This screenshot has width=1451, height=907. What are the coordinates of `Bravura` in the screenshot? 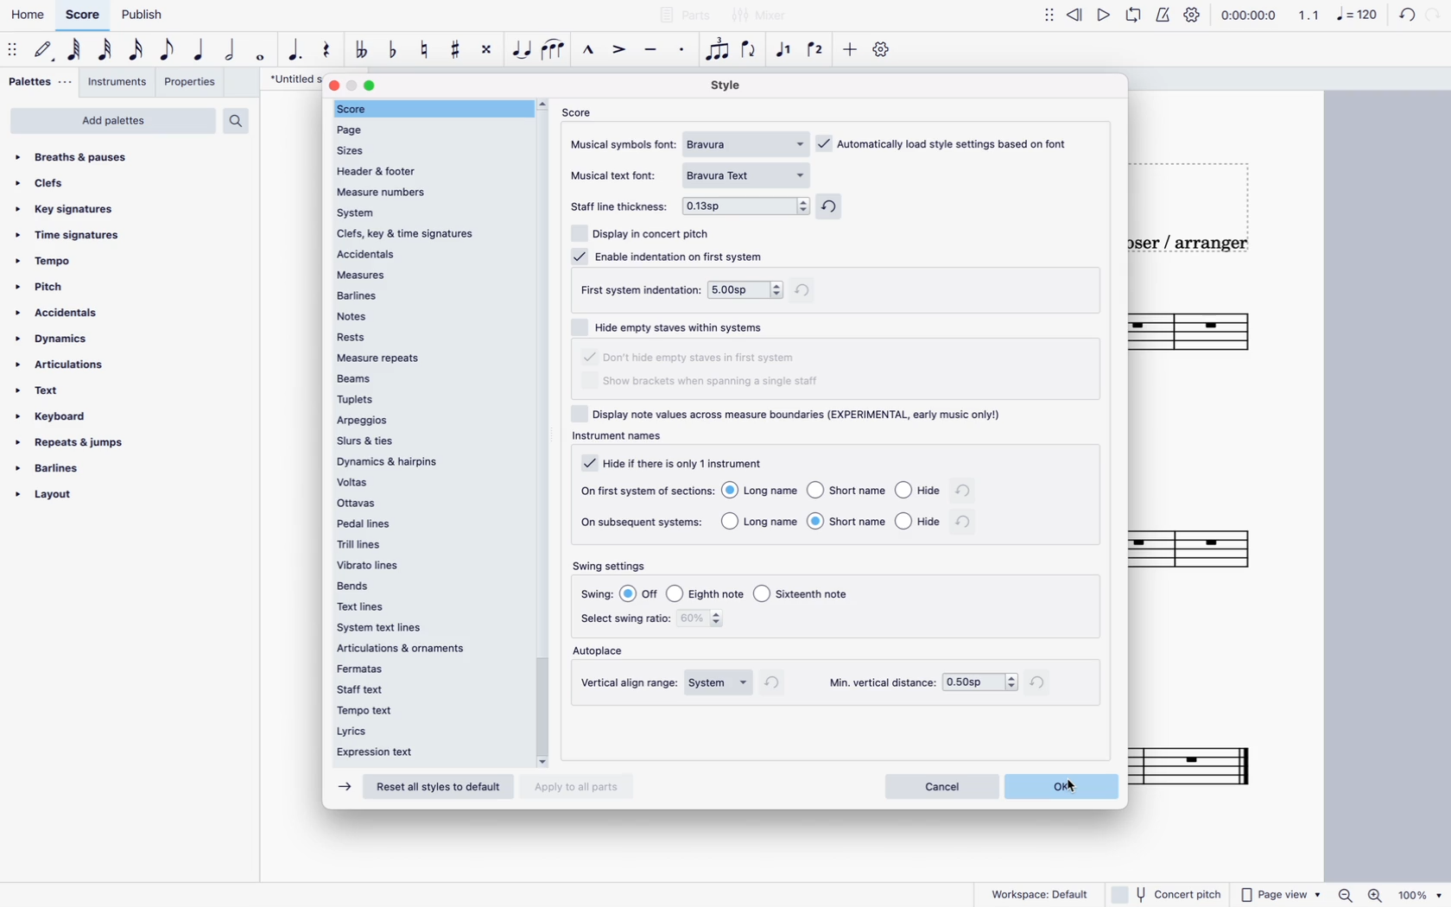 It's located at (748, 143).